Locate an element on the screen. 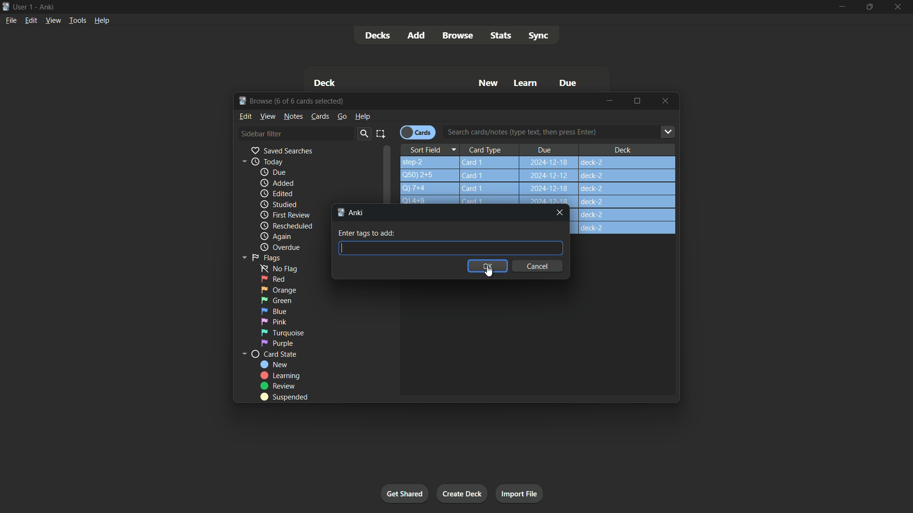 Image resolution: width=913 pixels, height=513 pixels. due is located at coordinates (273, 173).